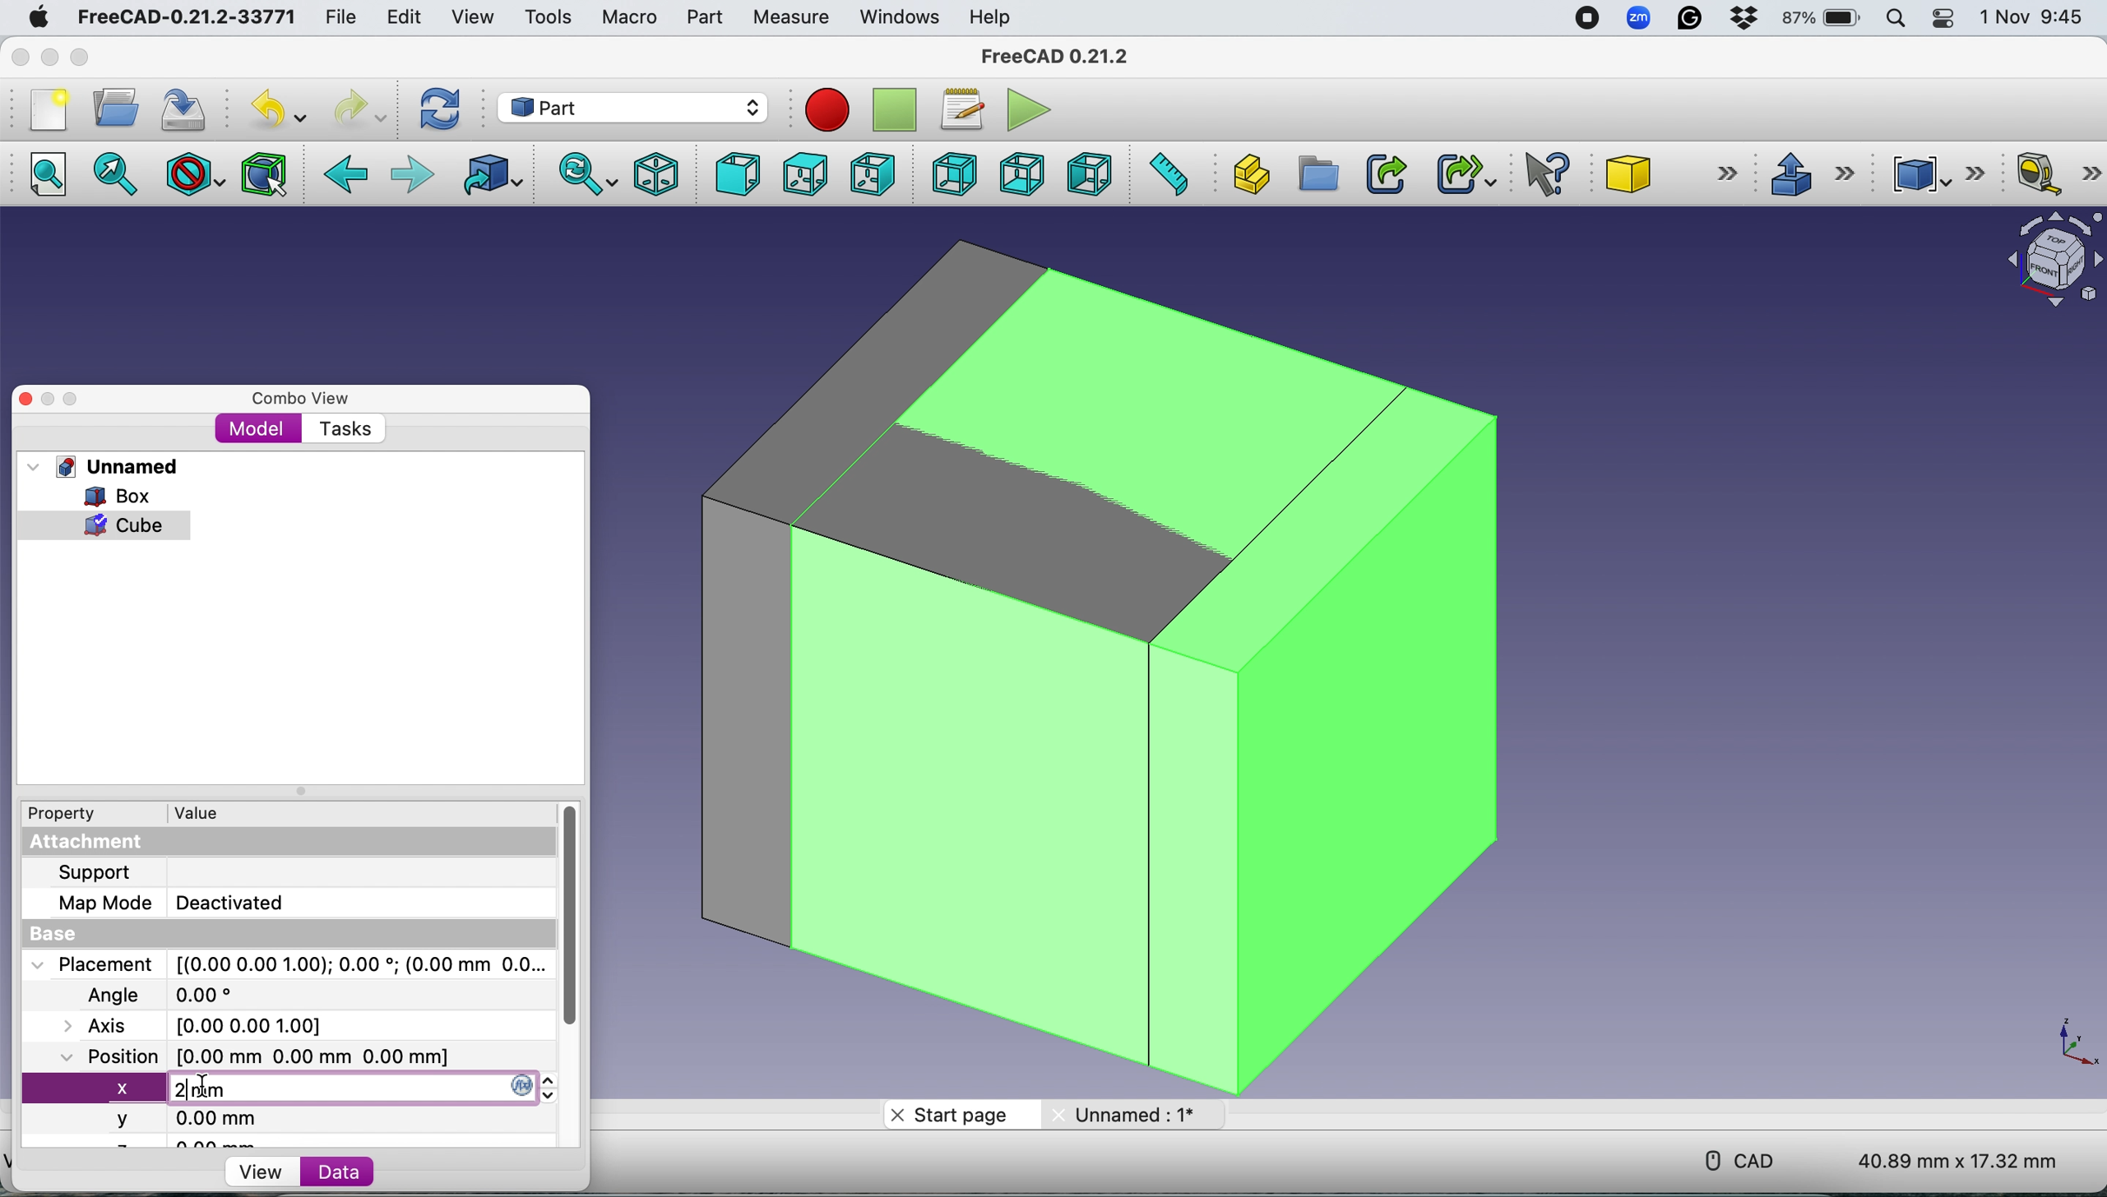 This screenshot has width=2107, height=1197. What do you see at coordinates (1640, 21) in the screenshot?
I see `Zoom` at bounding box center [1640, 21].